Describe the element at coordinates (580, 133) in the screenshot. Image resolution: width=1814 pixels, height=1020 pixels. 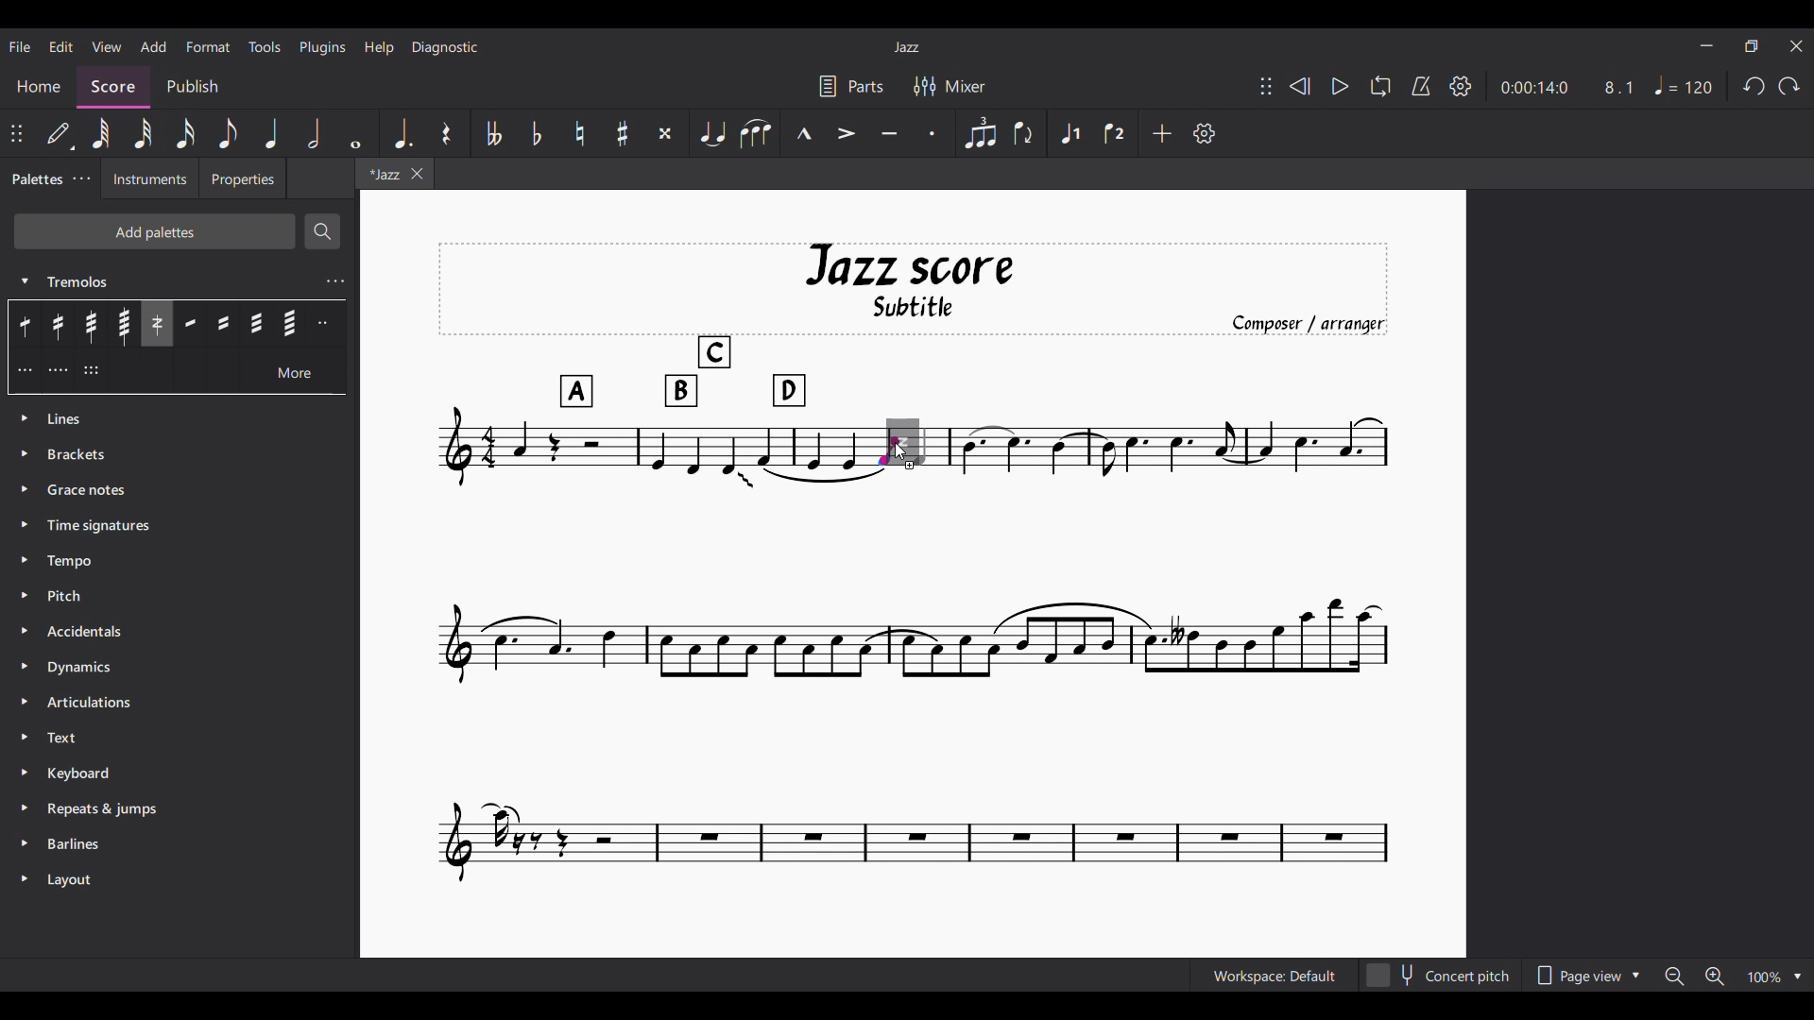
I see `Toggle natural` at that location.